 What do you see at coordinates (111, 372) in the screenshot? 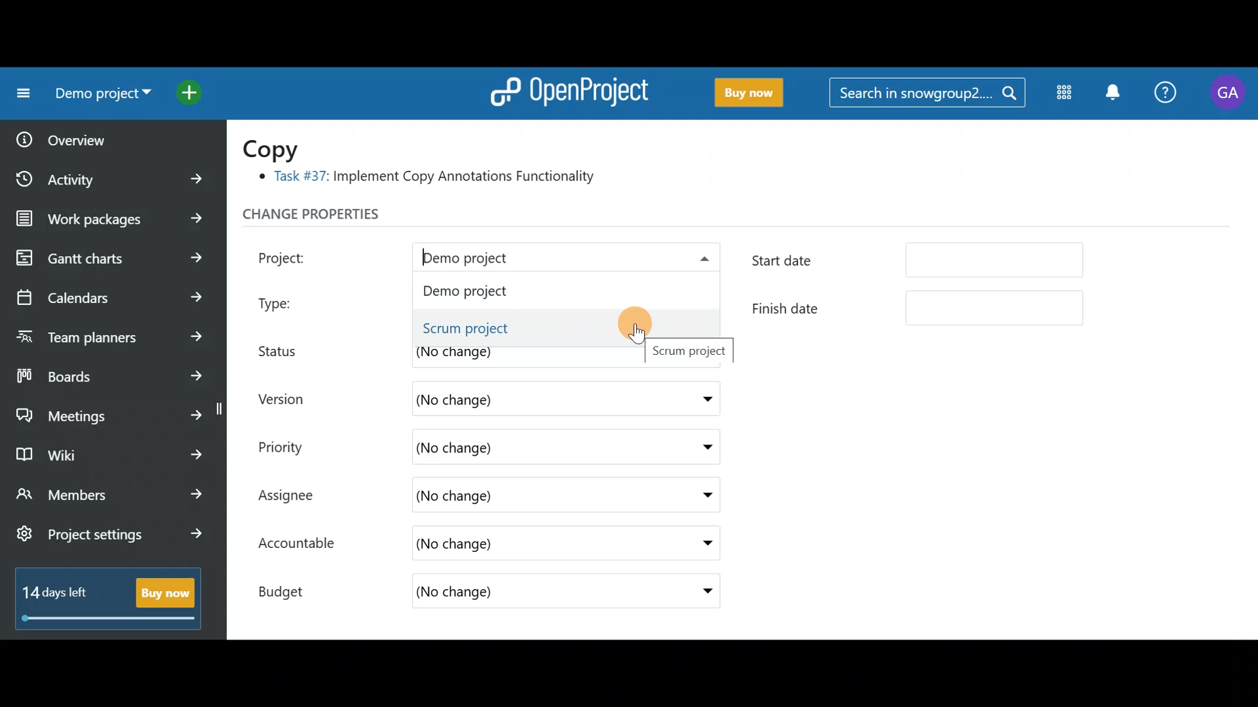
I see `Boards` at bounding box center [111, 372].